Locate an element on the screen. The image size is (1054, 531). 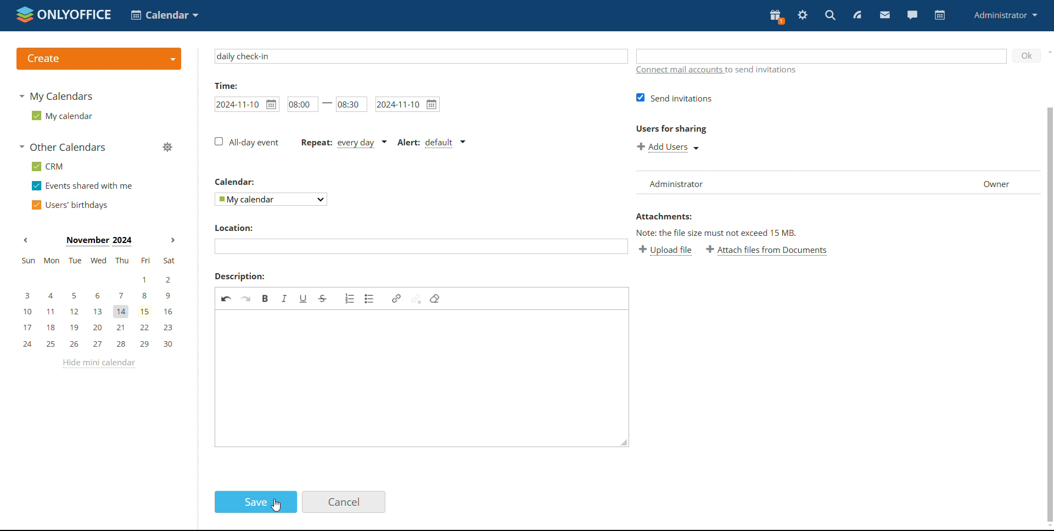
insert/remove bulleted list is located at coordinates (373, 297).